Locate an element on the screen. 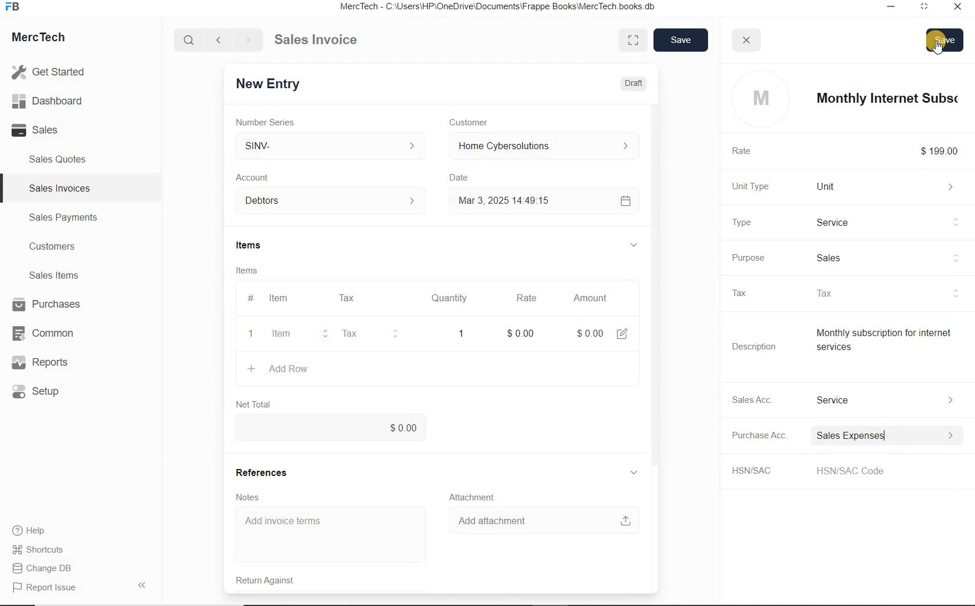 The image size is (975, 606). Setup is located at coordinates (49, 391).